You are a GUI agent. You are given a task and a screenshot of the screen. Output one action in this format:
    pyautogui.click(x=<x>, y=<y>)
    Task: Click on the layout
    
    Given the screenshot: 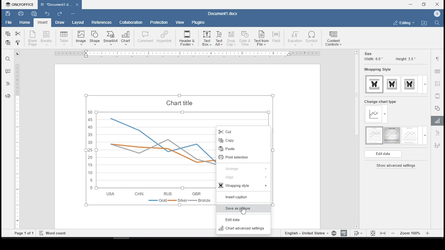 What is the action you would take?
    pyautogui.click(x=78, y=23)
    